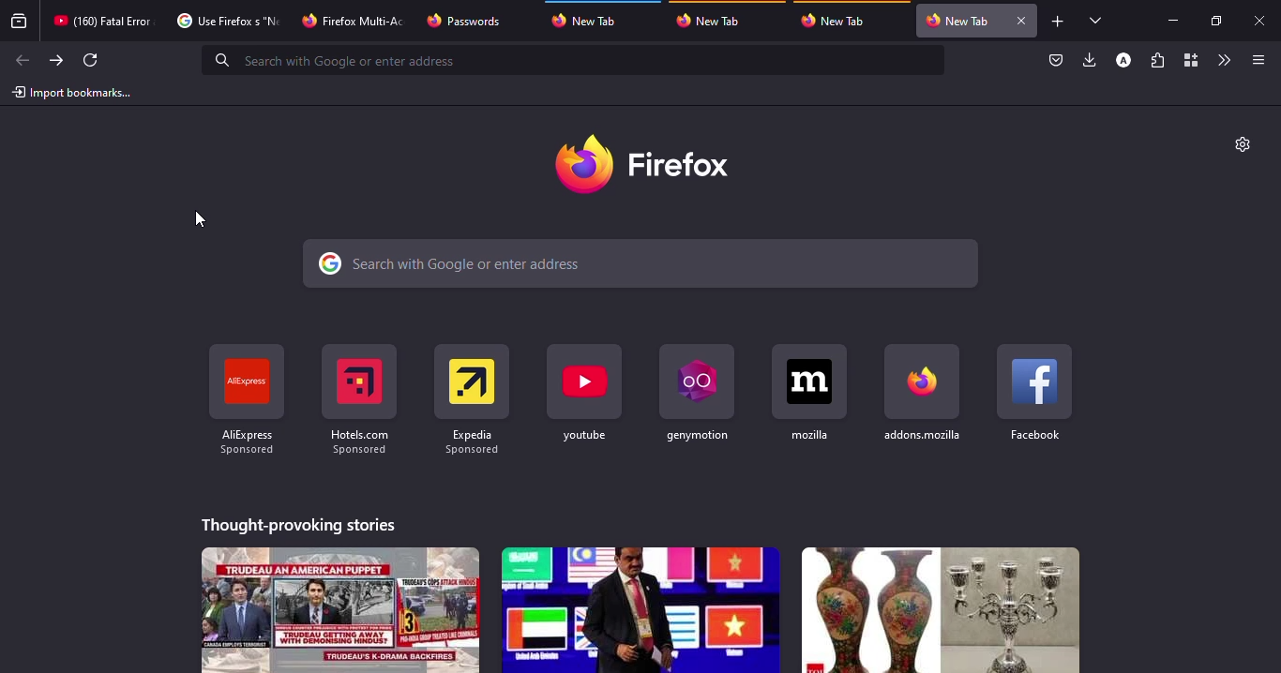 The height and width of the screenshot is (673, 1281). Describe the element at coordinates (1216, 22) in the screenshot. I see `maximize` at that location.